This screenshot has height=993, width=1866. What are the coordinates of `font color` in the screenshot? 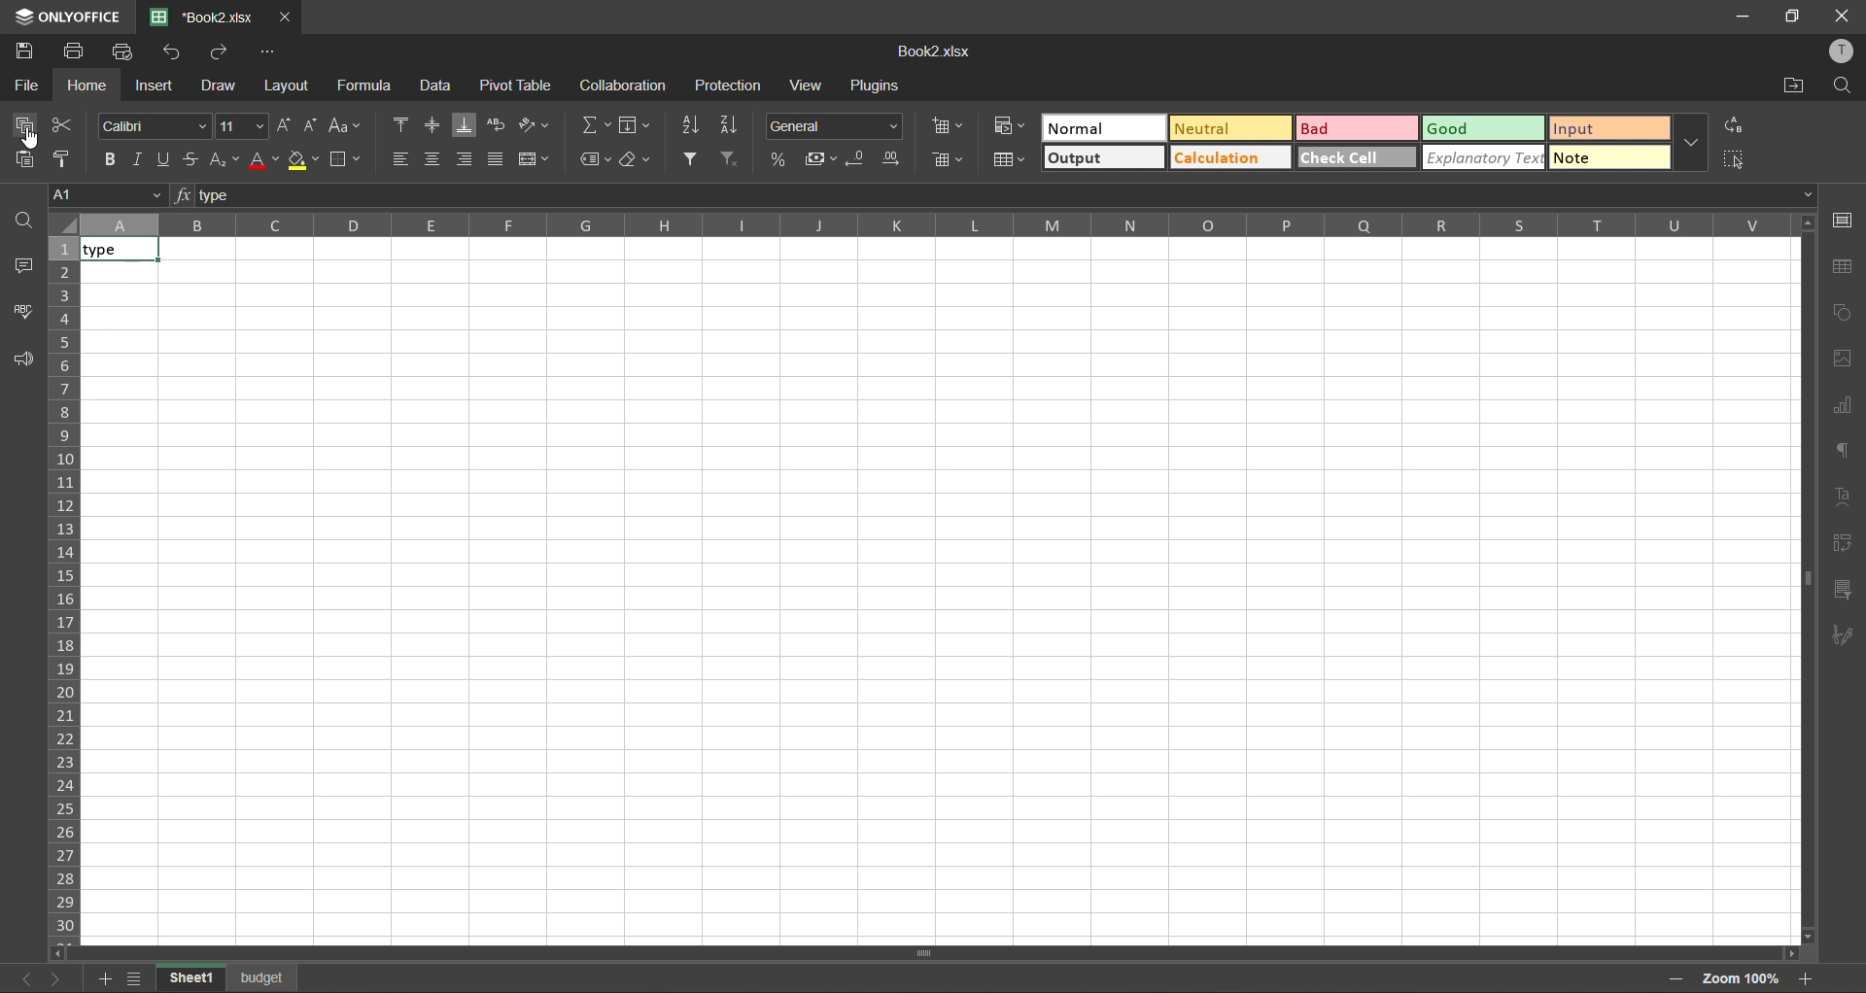 It's located at (264, 160).